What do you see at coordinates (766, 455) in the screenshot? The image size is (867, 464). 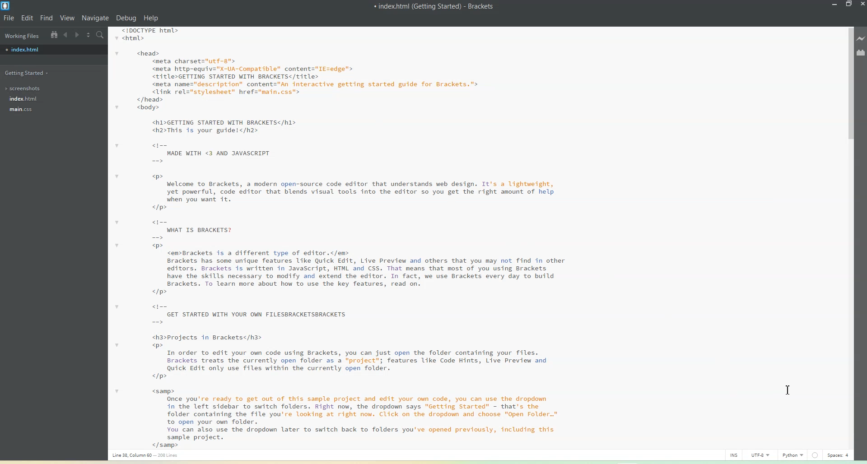 I see `UTF-8` at bounding box center [766, 455].